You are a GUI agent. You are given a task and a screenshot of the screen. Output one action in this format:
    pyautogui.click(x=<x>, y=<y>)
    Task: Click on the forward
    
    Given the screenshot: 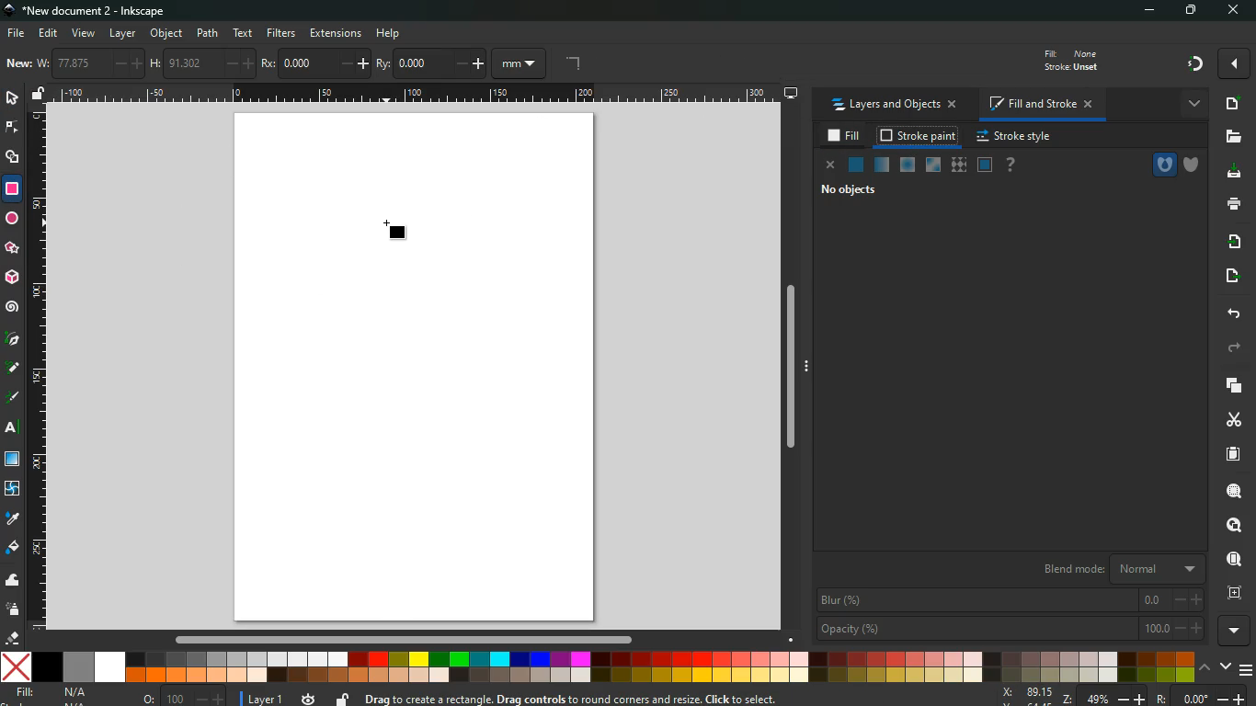 What is the action you would take?
    pyautogui.click(x=1238, y=347)
    